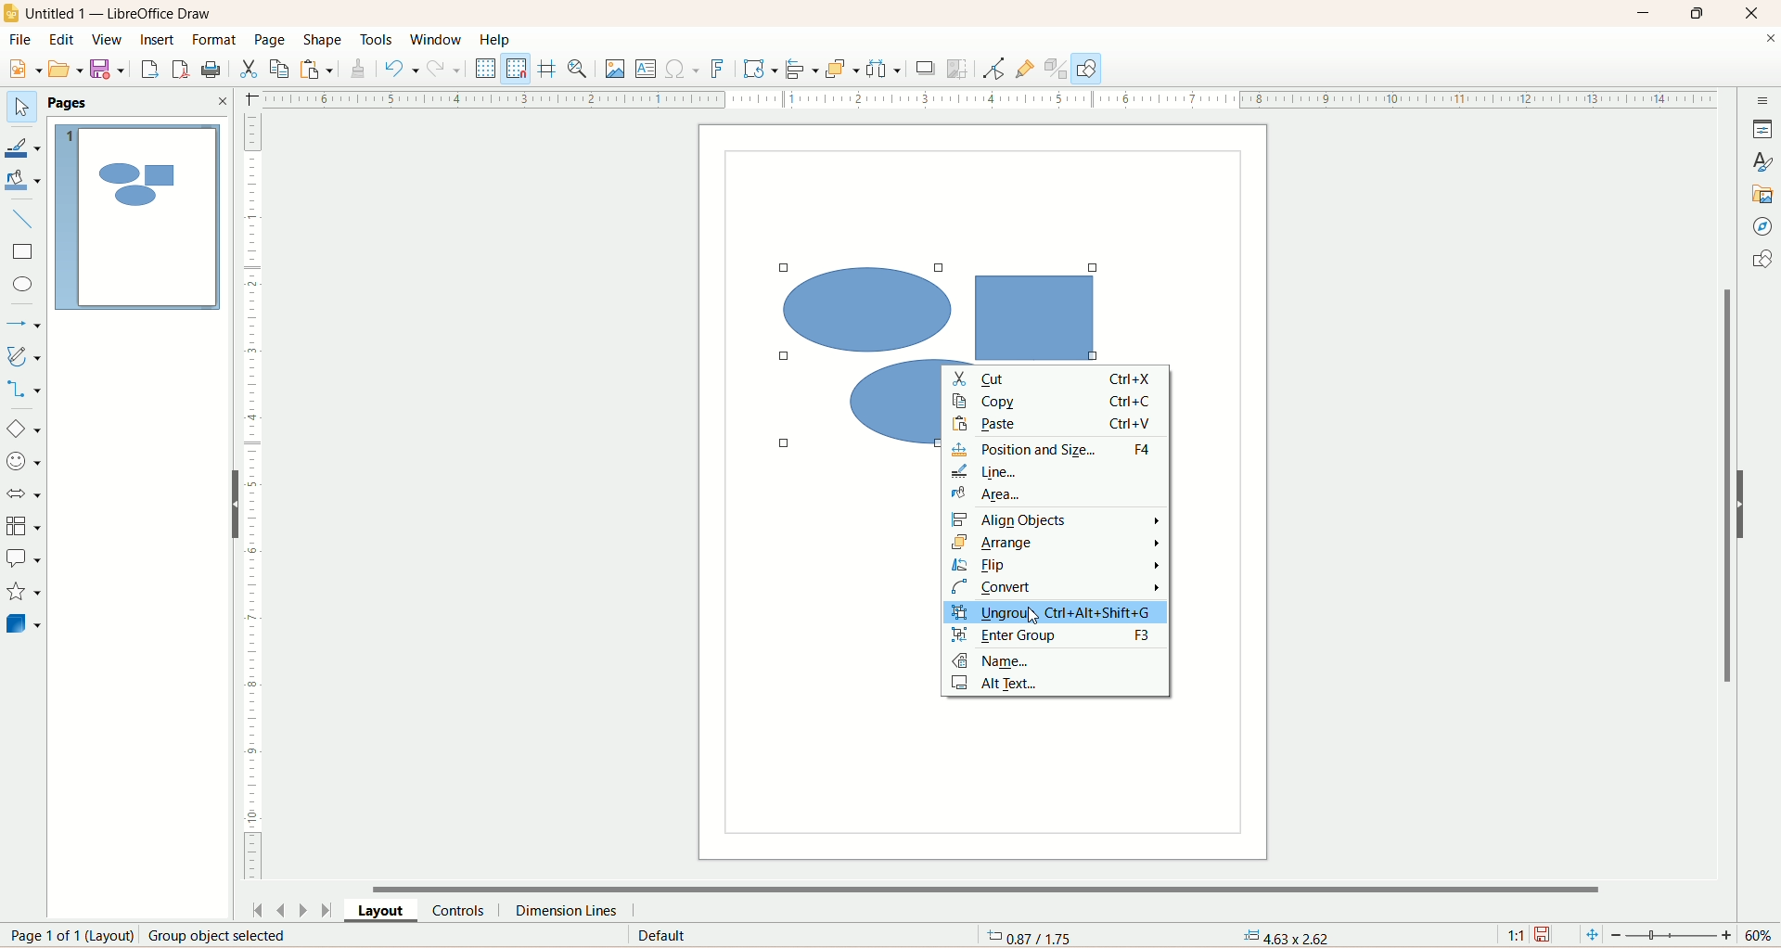 This screenshot has width=1781, height=948. Describe the element at coordinates (22, 390) in the screenshot. I see `connector` at that location.